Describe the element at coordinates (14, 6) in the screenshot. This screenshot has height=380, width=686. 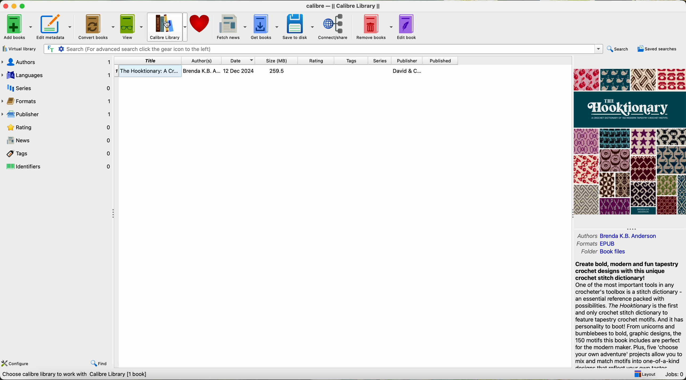
I see `minimize` at that location.